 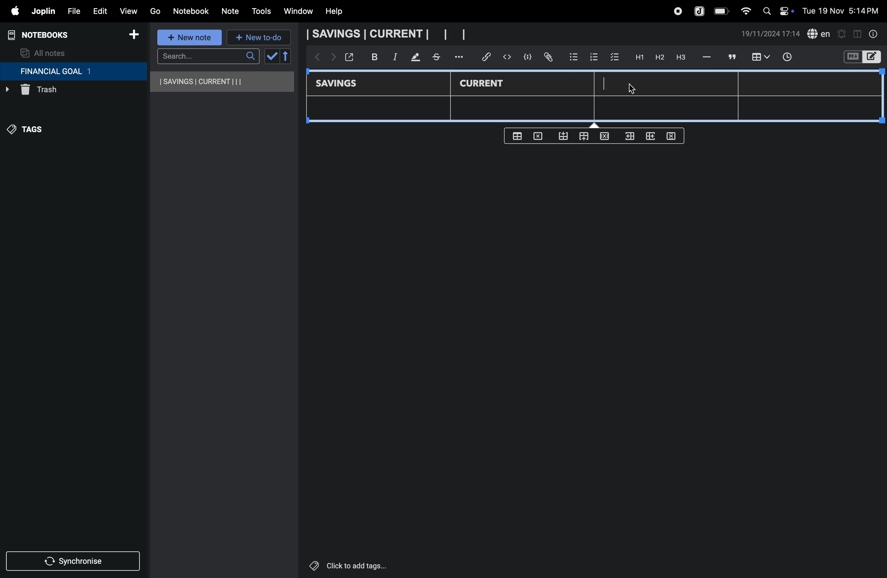 I want to click on notebooks, so click(x=45, y=35).